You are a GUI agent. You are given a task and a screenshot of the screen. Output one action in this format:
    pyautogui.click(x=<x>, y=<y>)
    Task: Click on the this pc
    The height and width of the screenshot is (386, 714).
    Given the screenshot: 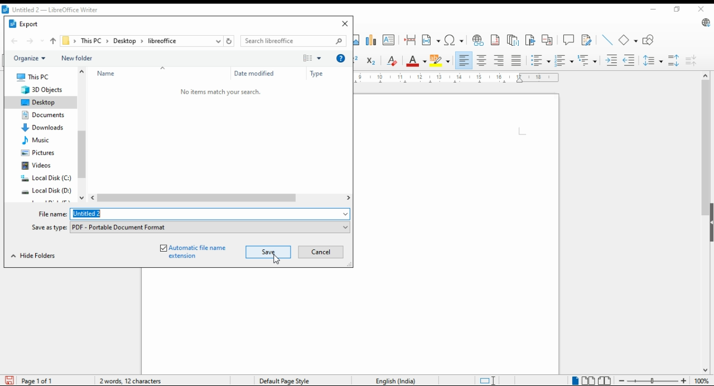 What is the action you would take?
    pyautogui.click(x=93, y=41)
    